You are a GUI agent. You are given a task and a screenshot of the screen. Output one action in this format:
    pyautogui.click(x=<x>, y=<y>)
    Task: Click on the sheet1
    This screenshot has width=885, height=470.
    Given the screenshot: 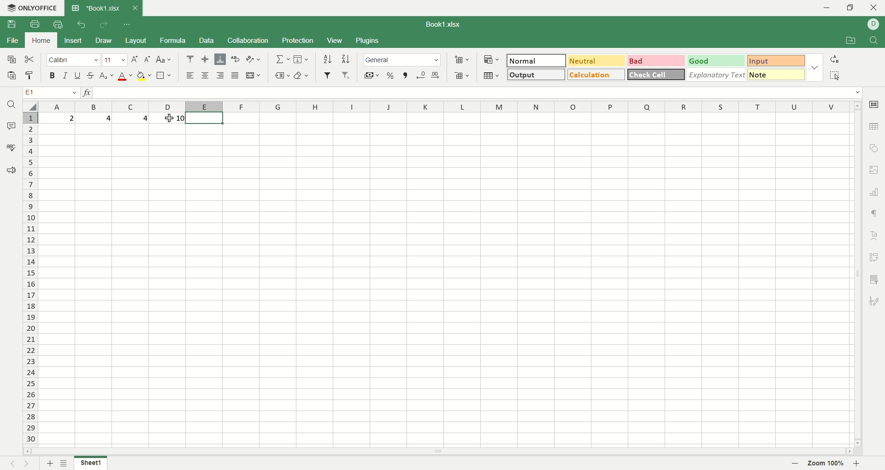 What is the action you would take?
    pyautogui.click(x=90, y=463)
    